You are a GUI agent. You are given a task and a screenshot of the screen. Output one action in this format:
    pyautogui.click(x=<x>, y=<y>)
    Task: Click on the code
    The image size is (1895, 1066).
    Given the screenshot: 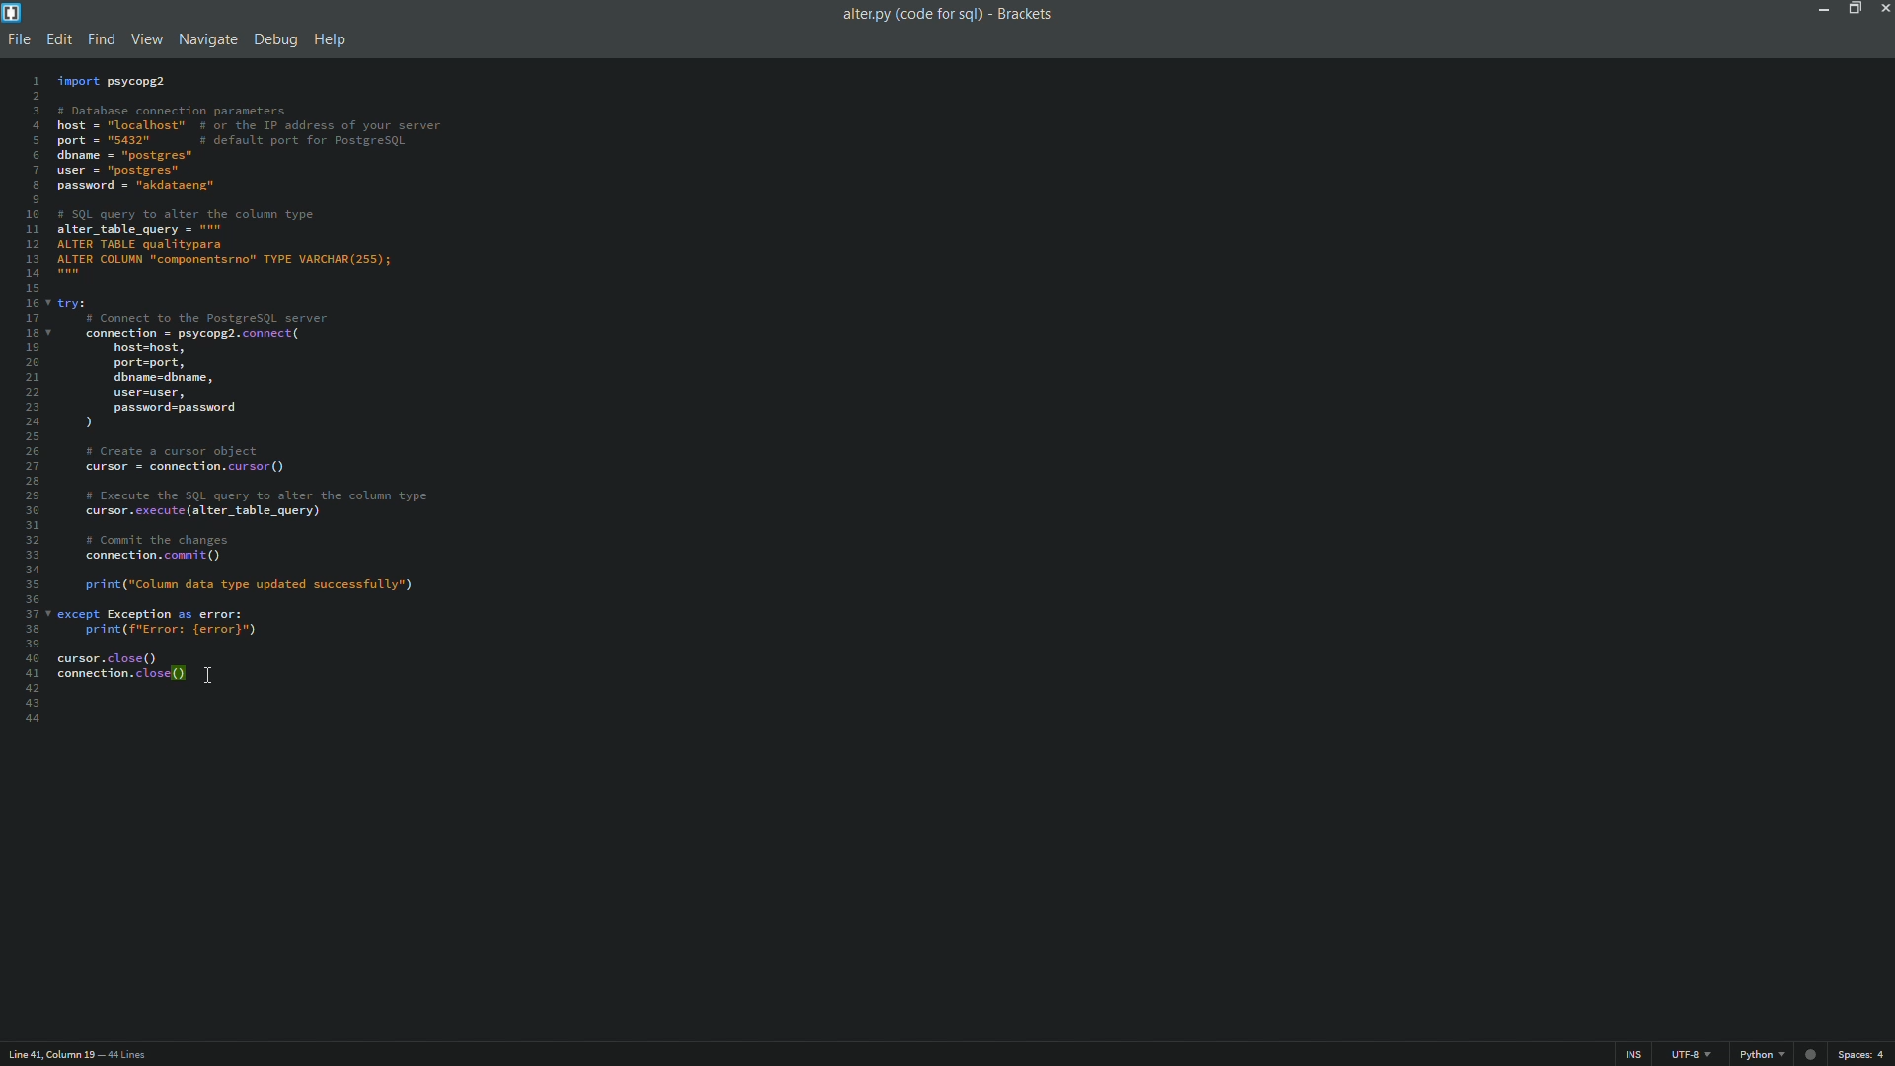 What is the action you would take?
    pyautogui.click(x=250, y=382)
    